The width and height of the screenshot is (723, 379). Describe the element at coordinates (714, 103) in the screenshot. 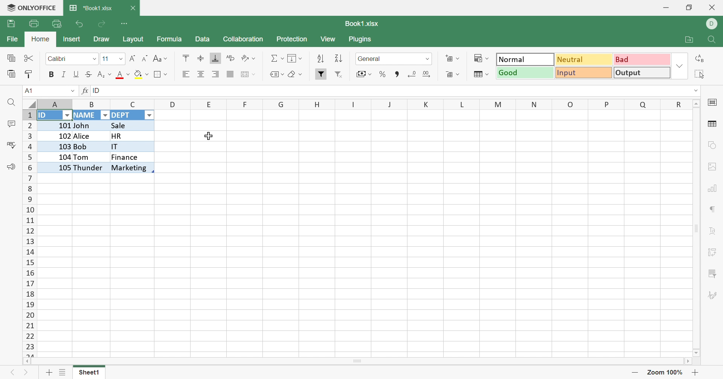

I see `cell settings` at that location.